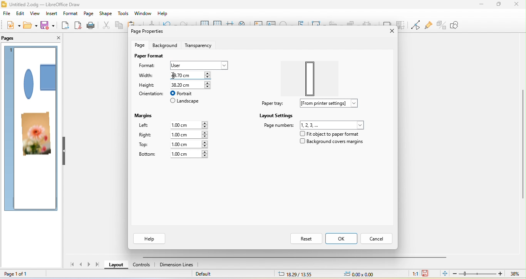 The width and height of the screenshot is (526, 279). Describe the element at coordinates (270, 104) in the screenshot. I see `paper tray` at that location.